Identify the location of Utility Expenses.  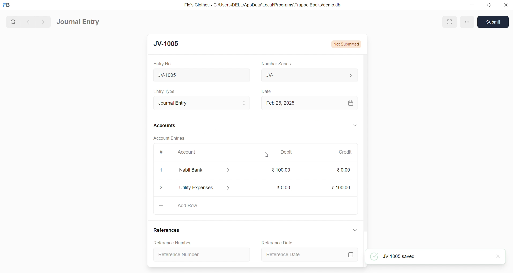
(211, 187).